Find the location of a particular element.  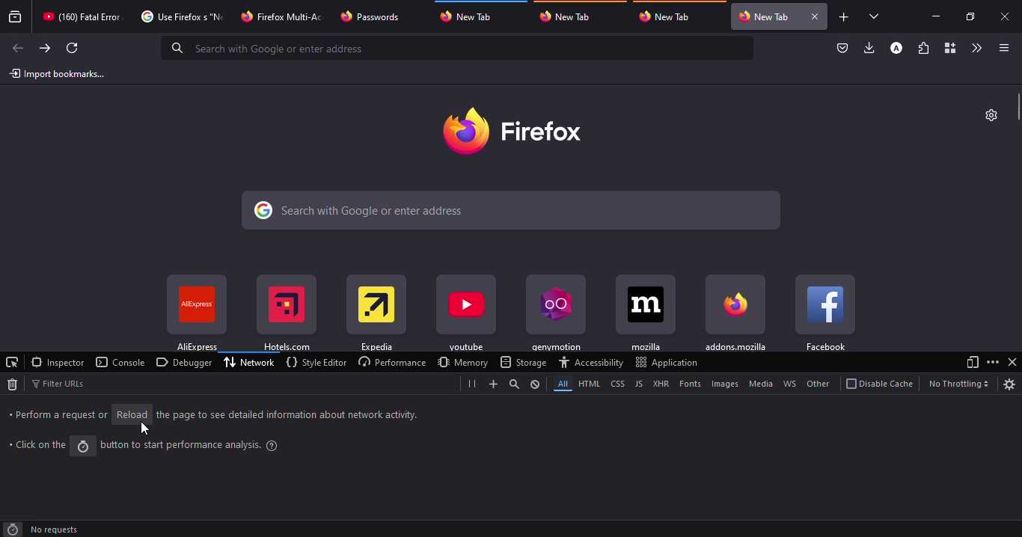

shortcuts is located at coordinates (196, 313).